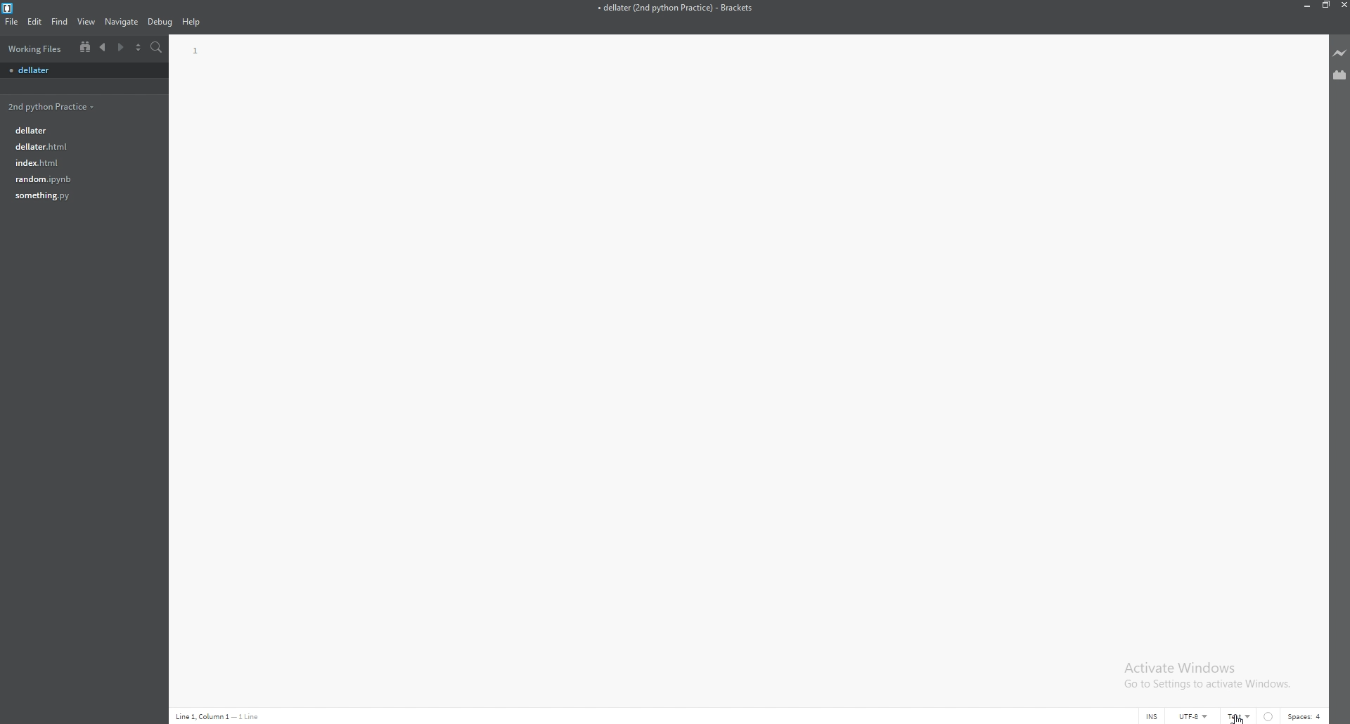  I want to click on Activate Windows
Go to Settings to activate Windows., so click(1205, 675).